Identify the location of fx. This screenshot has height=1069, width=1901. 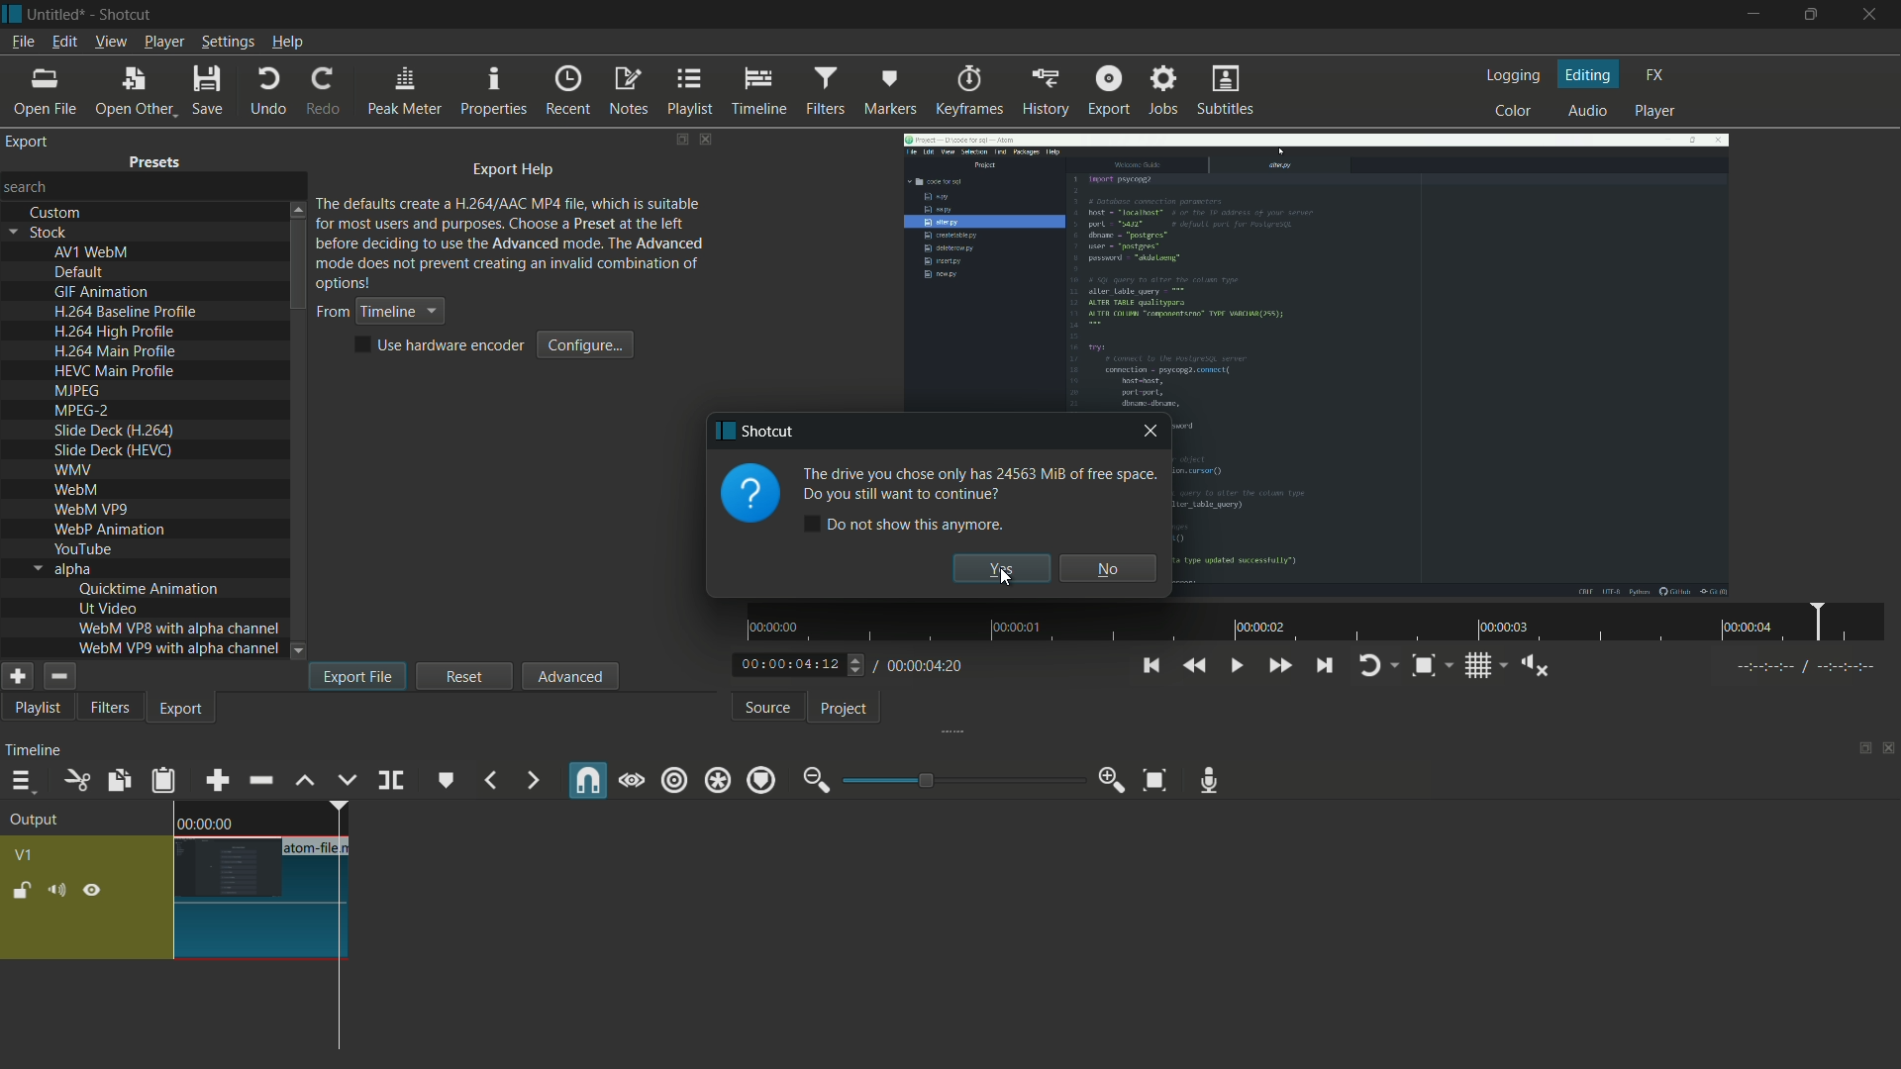
(1655, 73).